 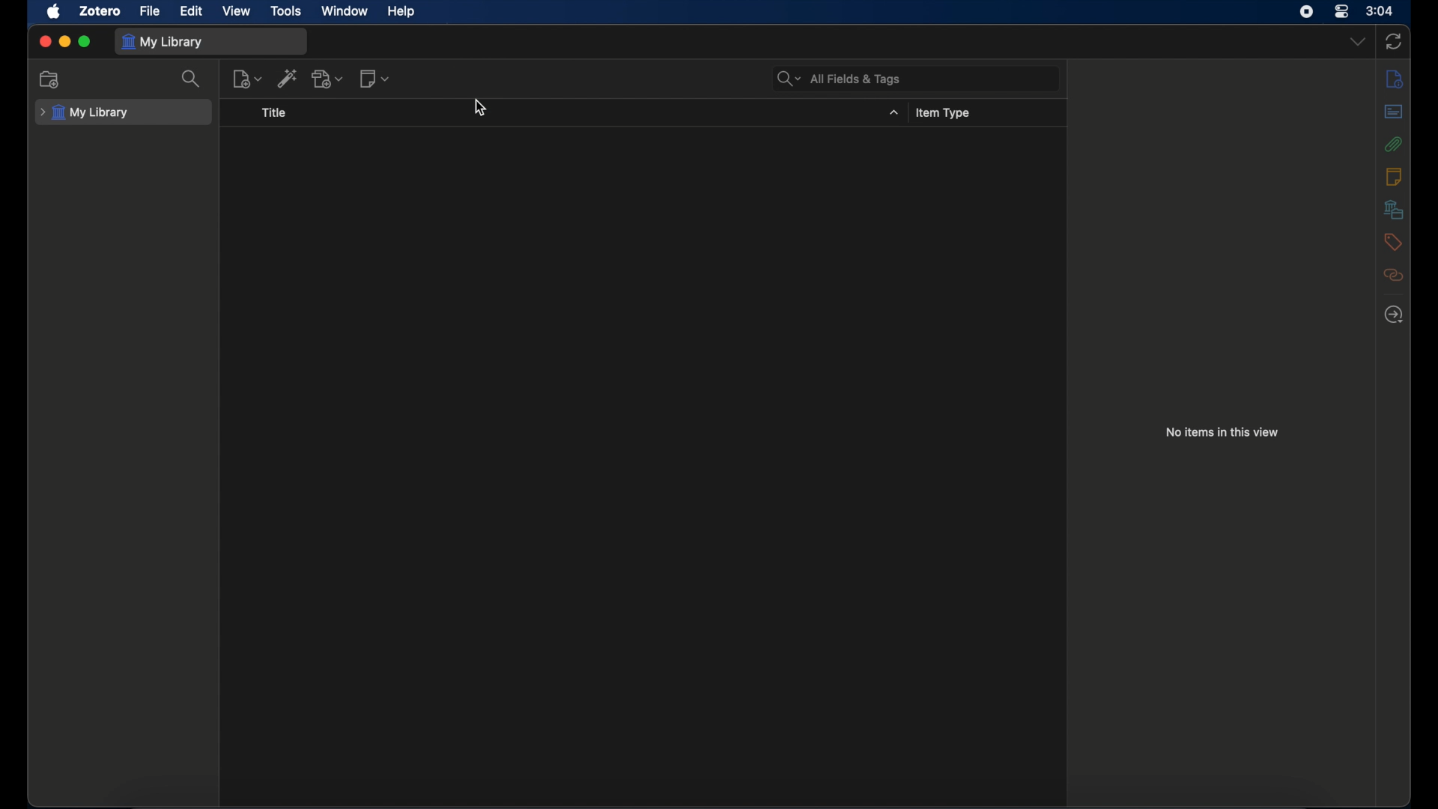 What do you see at coordinates (1359, 40) in the screenshot?
I see `dropdown` at bounding box center [1359, 40].